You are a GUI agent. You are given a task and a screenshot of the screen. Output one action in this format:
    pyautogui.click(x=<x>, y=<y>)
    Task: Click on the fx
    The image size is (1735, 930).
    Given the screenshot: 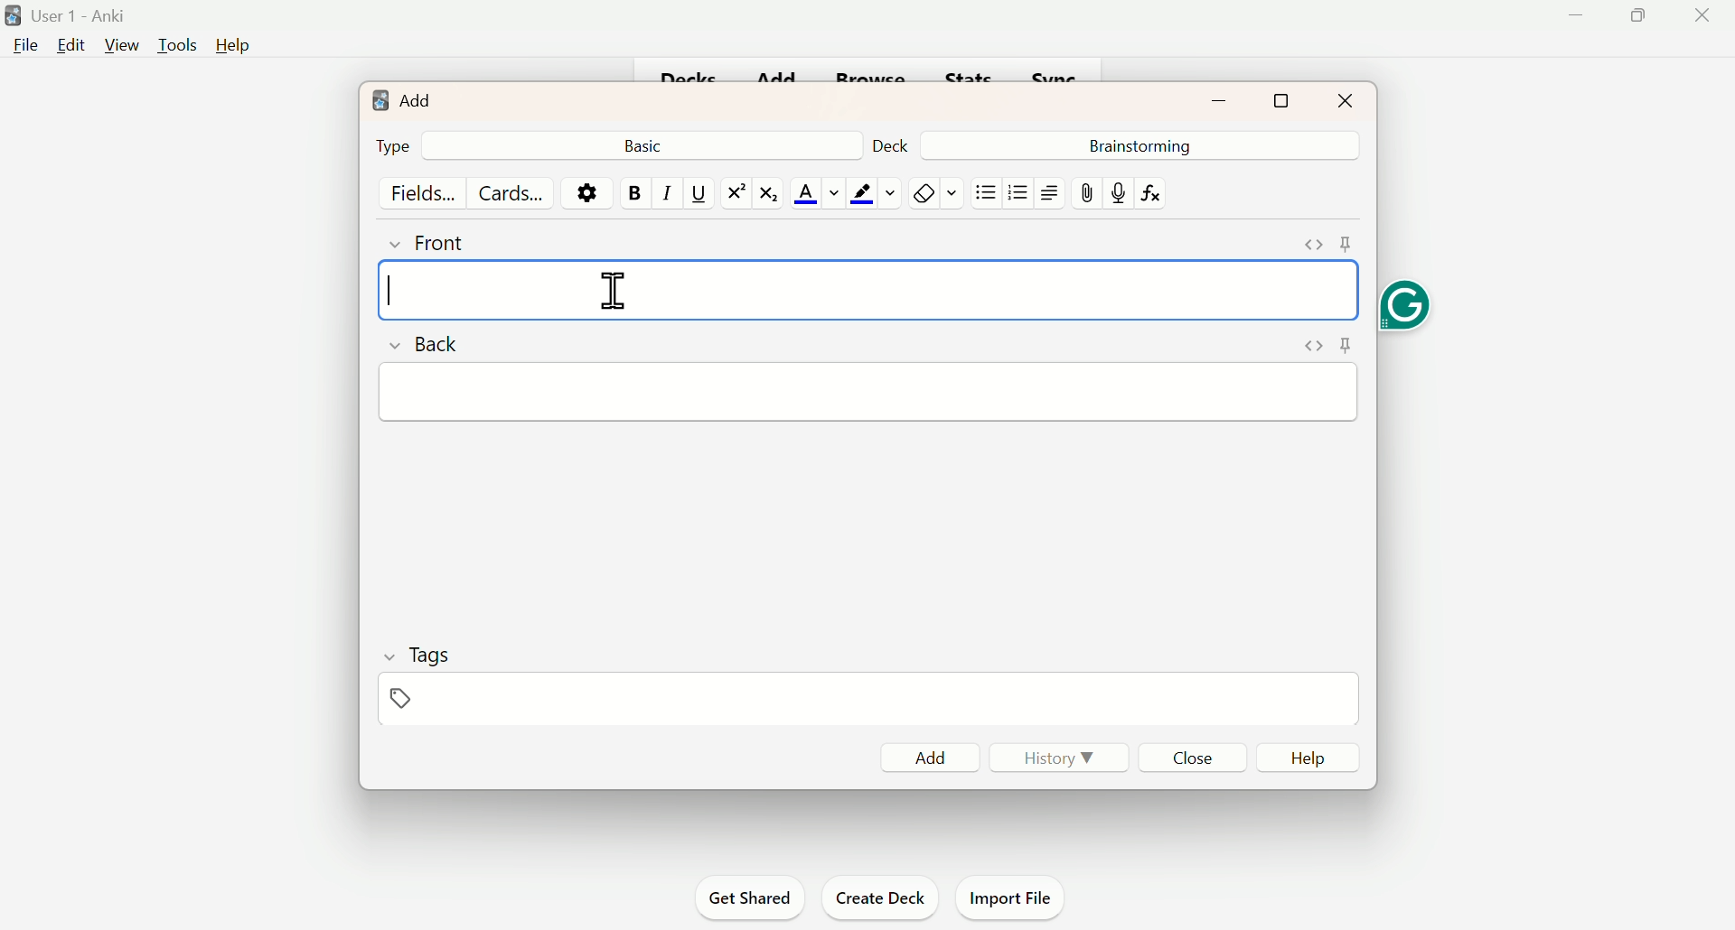 What is the action you would take?
    pyautogui.click(x=1158, y=193)
    